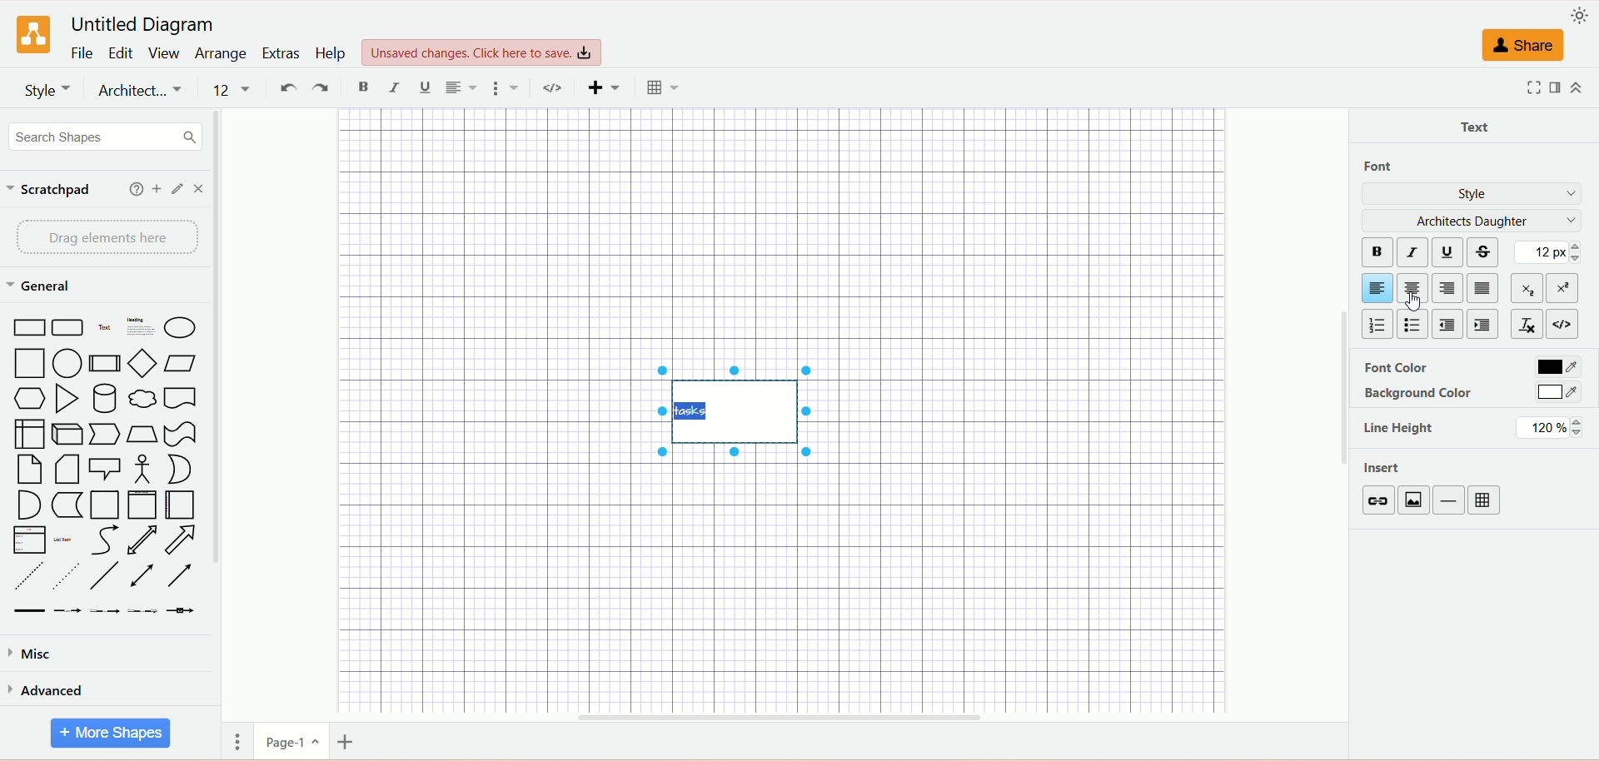  Describe the element at coordinates (107, 137) in the screenshot. I see `search shapes` at that location.